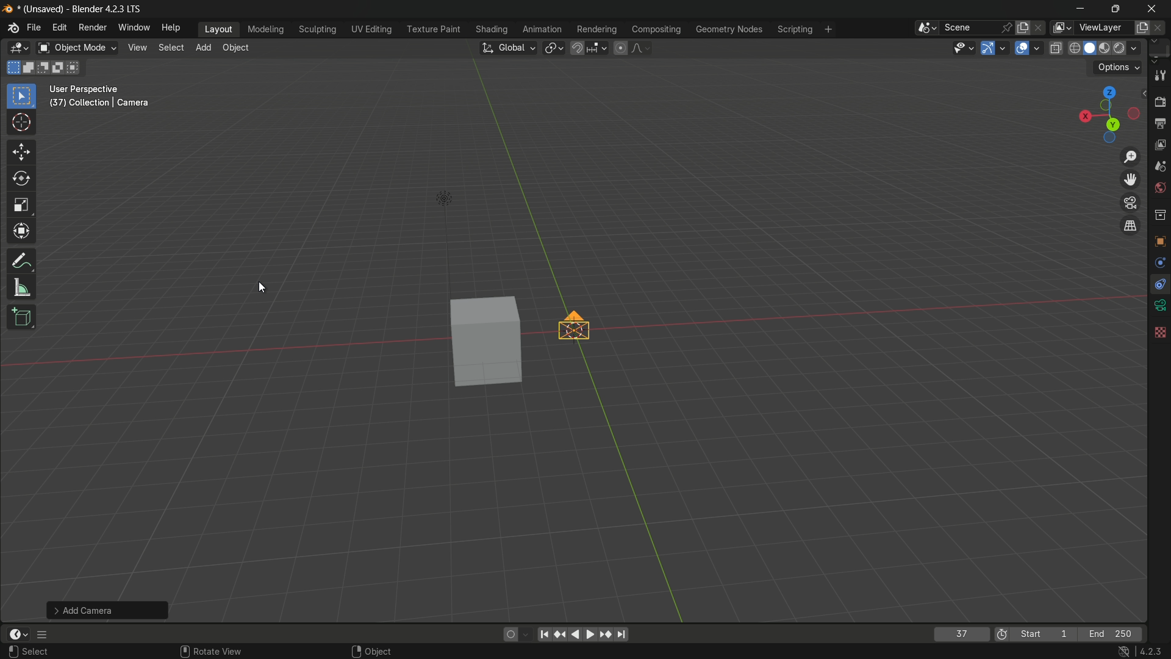  What do you see at coordinates (169, 47) in the screenshot?
I see `select` at bounding box center [169, 47].